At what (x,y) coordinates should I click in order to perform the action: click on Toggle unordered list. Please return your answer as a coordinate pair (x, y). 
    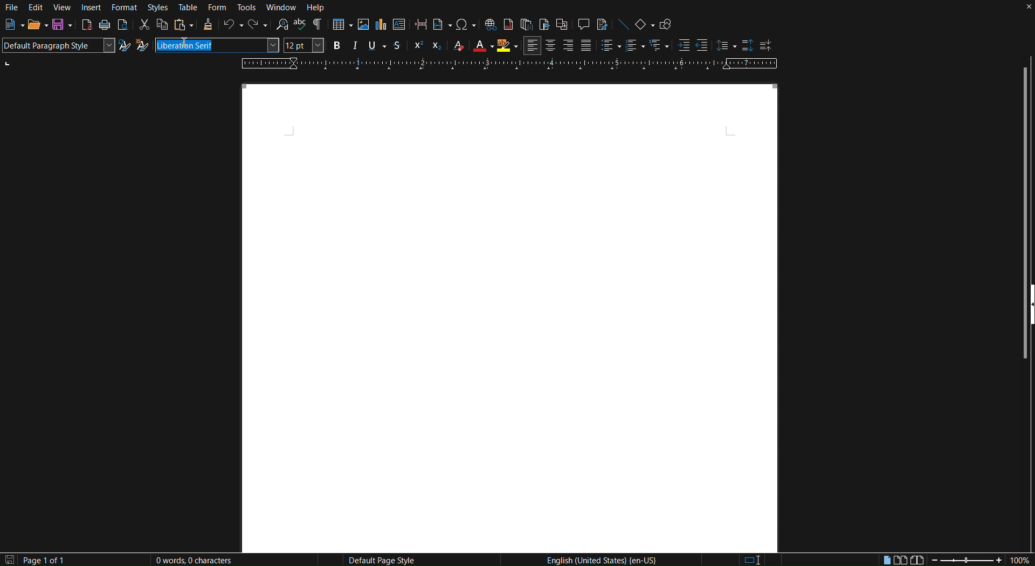
    Looking at the image, I should click on (609, 46).